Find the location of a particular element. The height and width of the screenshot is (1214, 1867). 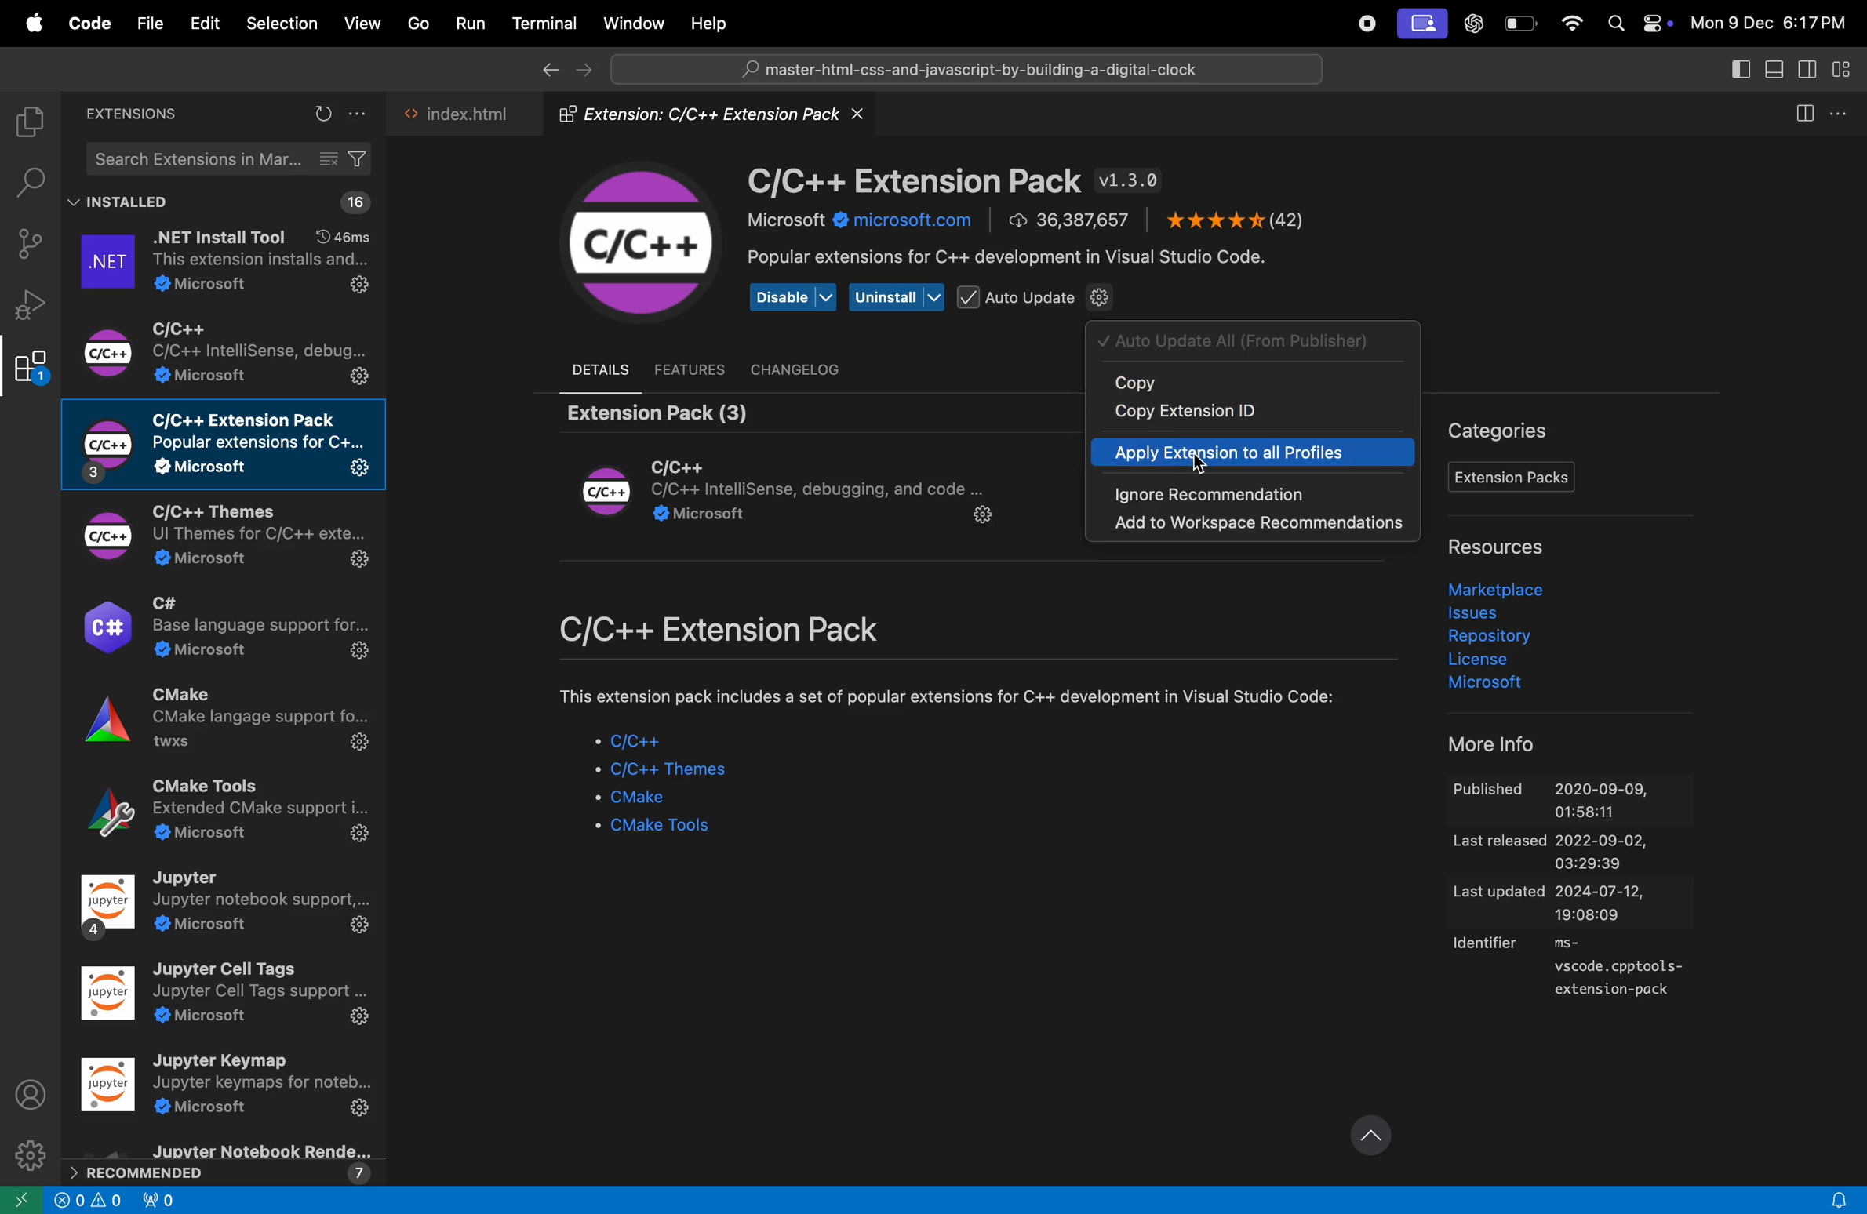

extensions is located at coordinates (133, 115).